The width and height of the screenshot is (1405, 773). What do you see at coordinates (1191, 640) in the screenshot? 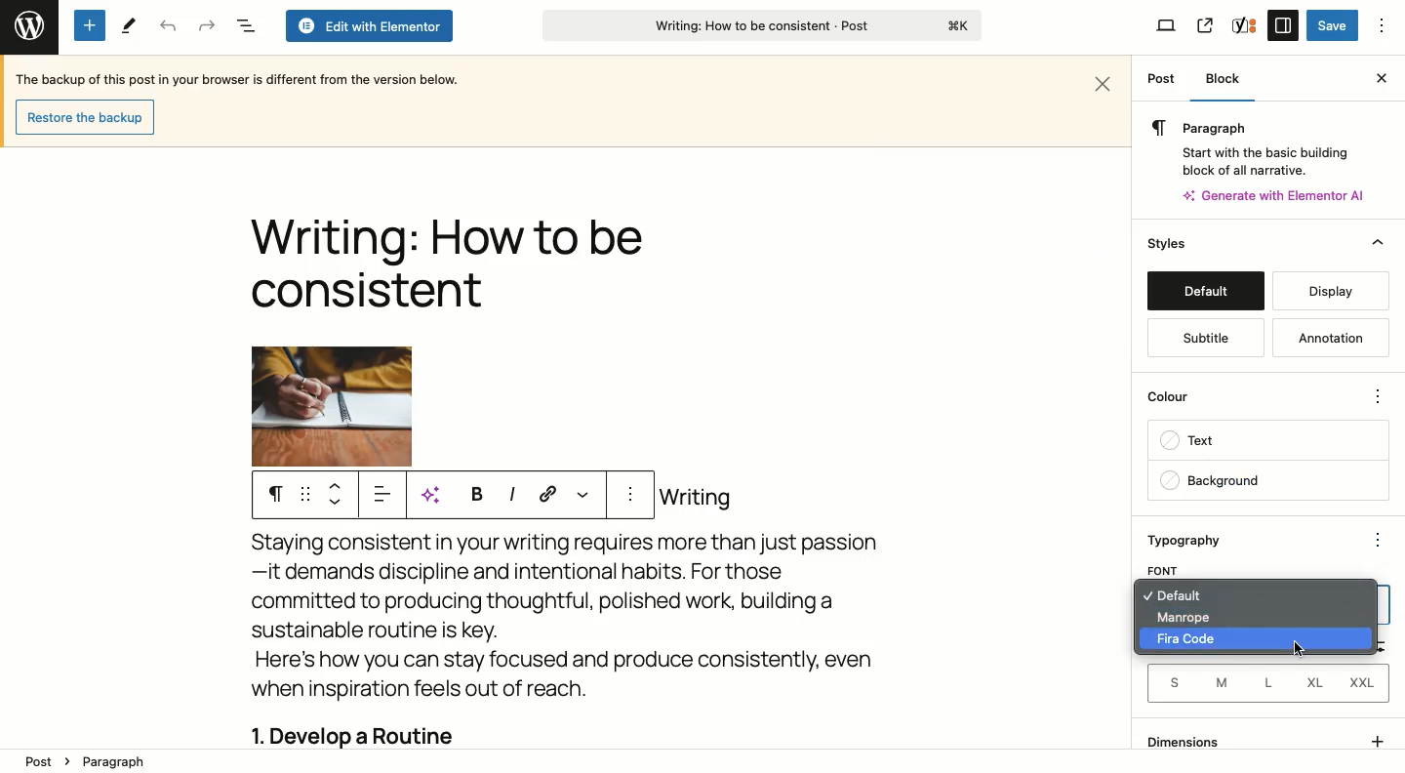
I see `Fira code` at bounding box center [1191, 640].